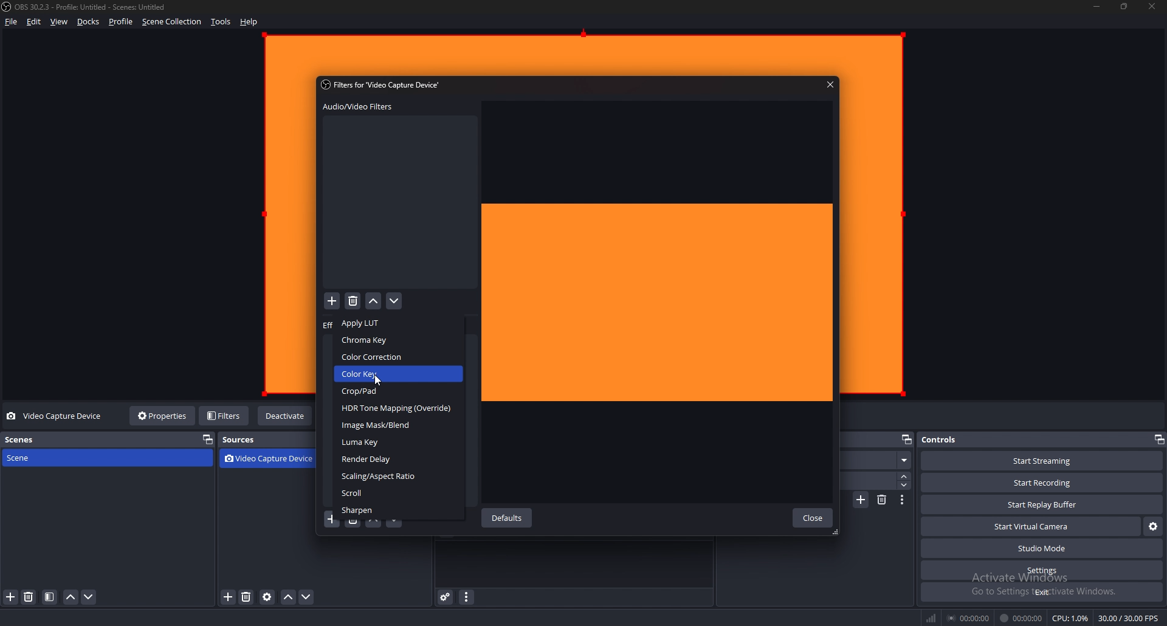 Image resolution: width=1167 pixels, height=626 pixels. What do you see at coordinates (466, 597) in the screenshot?
I see `audio mixer properties` at bounding box center [466, 597].